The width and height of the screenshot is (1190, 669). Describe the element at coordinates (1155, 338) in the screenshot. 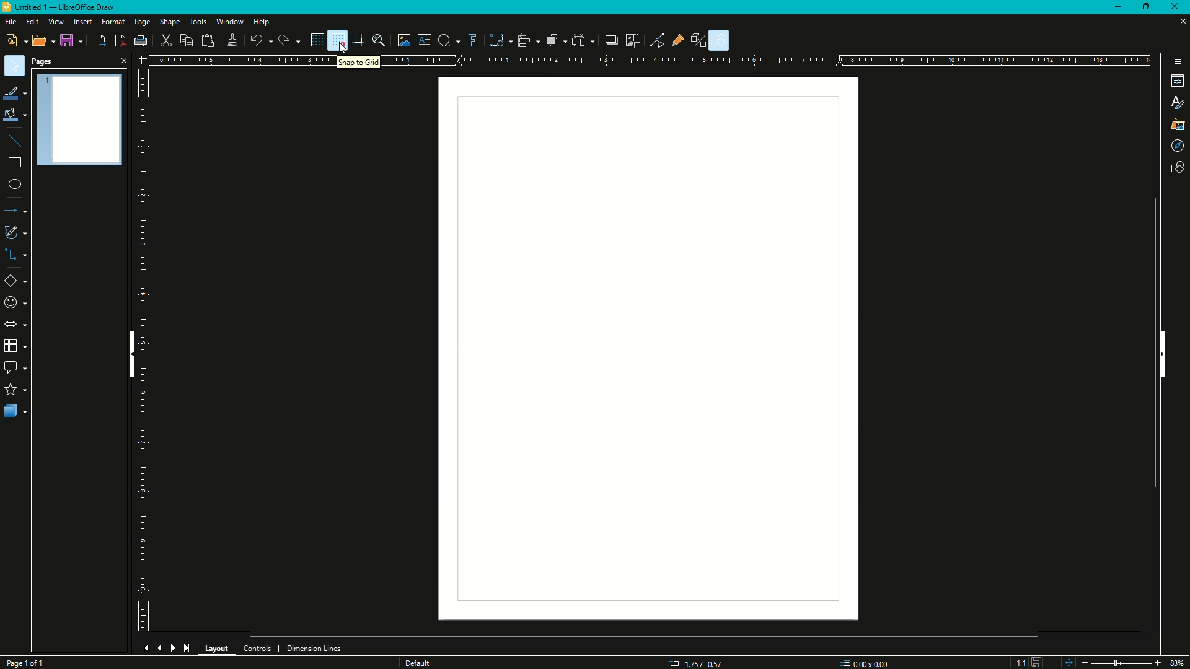

I see `Scroll` at that location.